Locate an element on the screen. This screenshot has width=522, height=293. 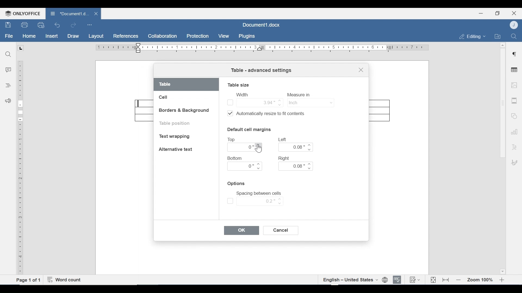
Text wrapping is located at coordinates (176, 137).